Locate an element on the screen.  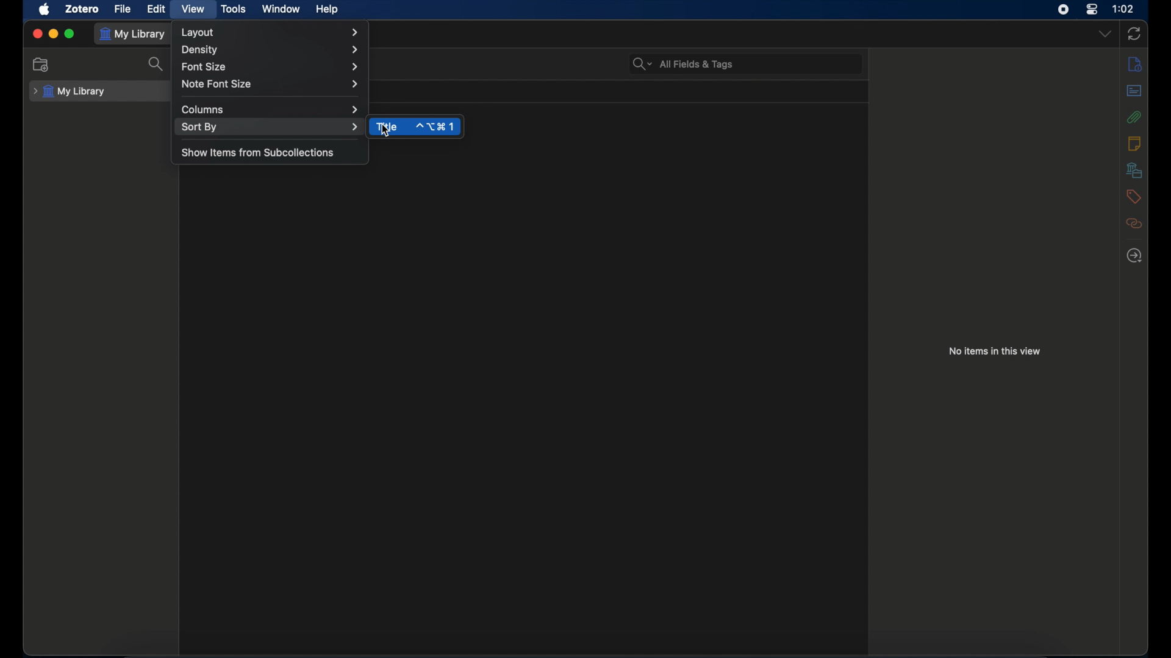
my library is located at coordinates (132, 35).